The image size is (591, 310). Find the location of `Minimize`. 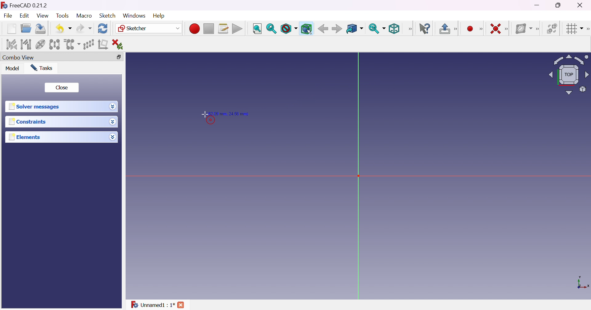

Minimize is located at coordinates (538, 5).